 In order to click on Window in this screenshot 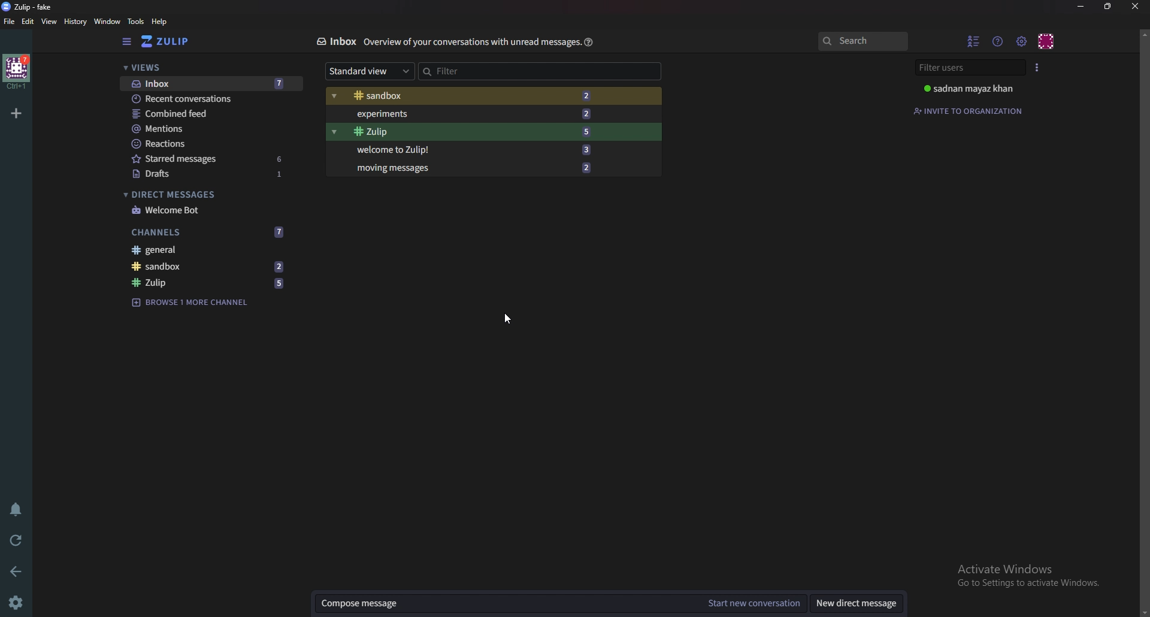, I will do `click(108, 22)`.